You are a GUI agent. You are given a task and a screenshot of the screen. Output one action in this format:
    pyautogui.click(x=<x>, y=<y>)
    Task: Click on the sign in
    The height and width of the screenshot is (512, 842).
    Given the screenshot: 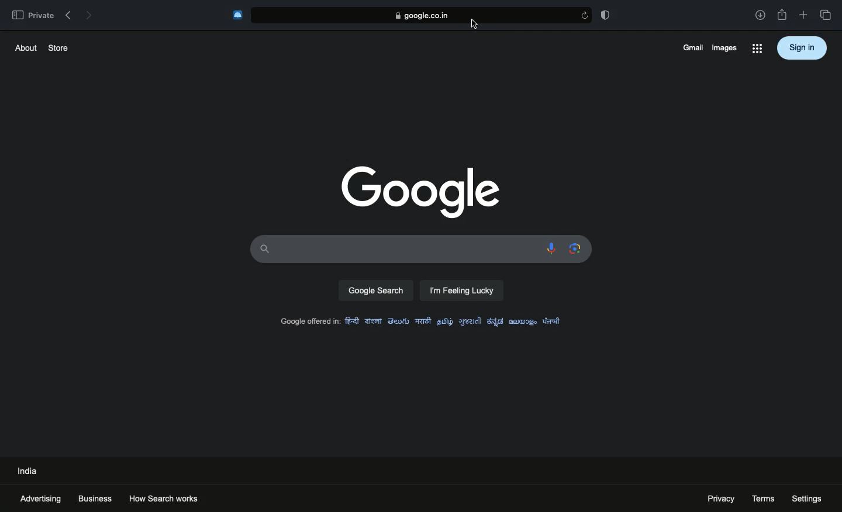 What is the action you would take?
    pyautogui.click(x=802, y=47)
    